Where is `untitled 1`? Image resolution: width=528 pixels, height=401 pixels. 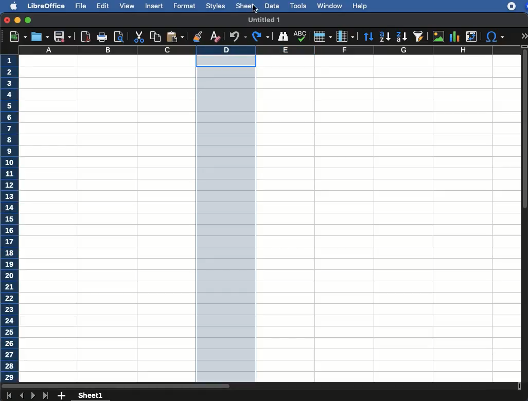
untitled 1 is located at coordinates (263, 19).